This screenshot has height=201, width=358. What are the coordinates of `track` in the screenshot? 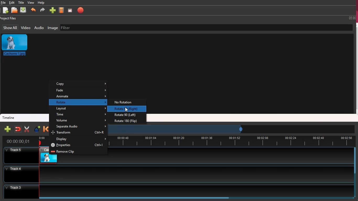 It's located at (175, 189).